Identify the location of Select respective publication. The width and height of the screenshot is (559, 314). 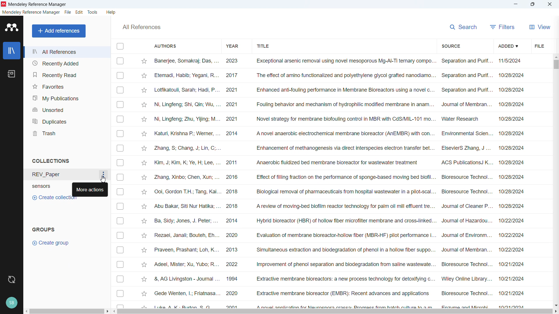
(120, 61).